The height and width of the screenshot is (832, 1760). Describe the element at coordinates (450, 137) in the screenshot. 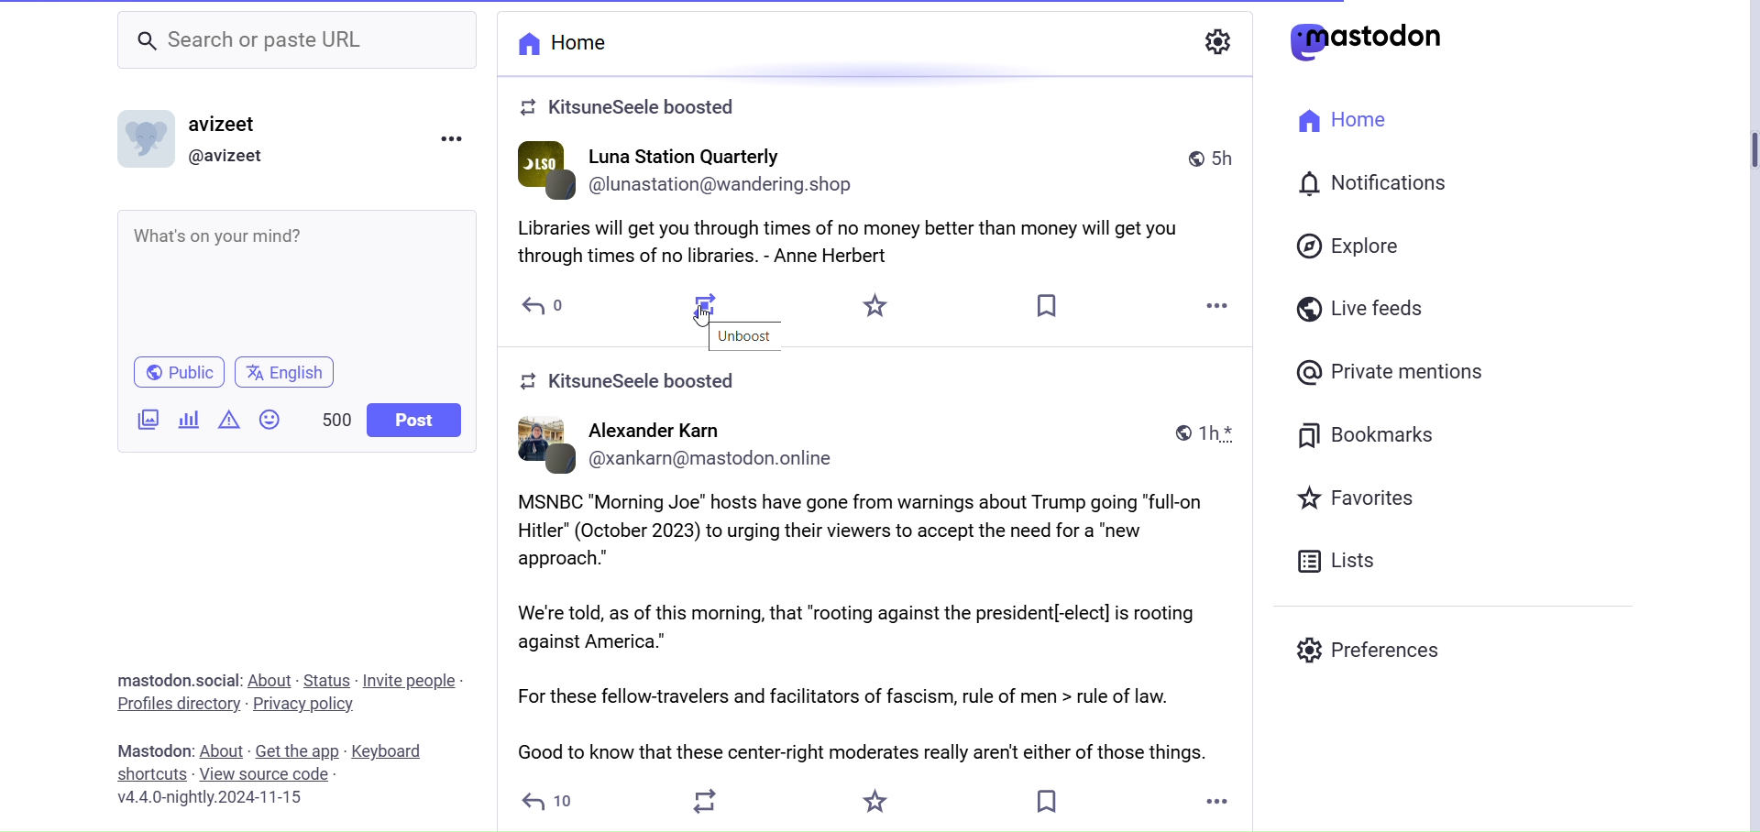

I see `Menu` at that location.